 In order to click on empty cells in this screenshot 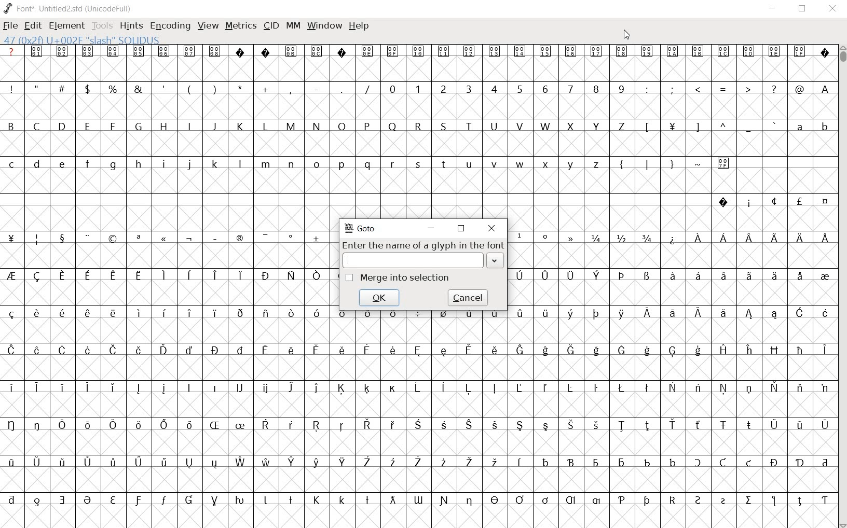, I will do `click(669, 291)`.